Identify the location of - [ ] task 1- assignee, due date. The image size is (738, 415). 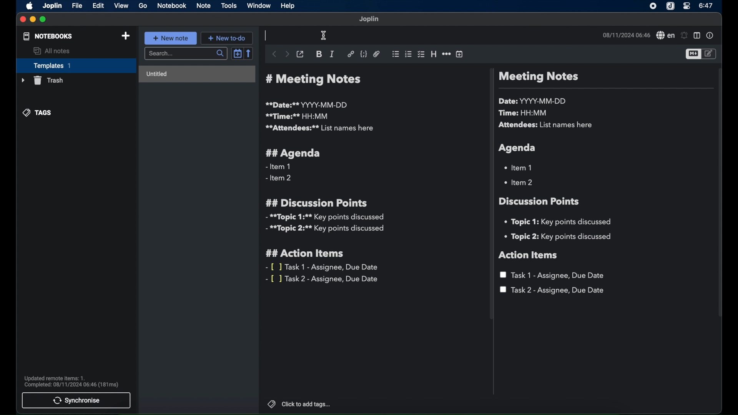
(322, 267).